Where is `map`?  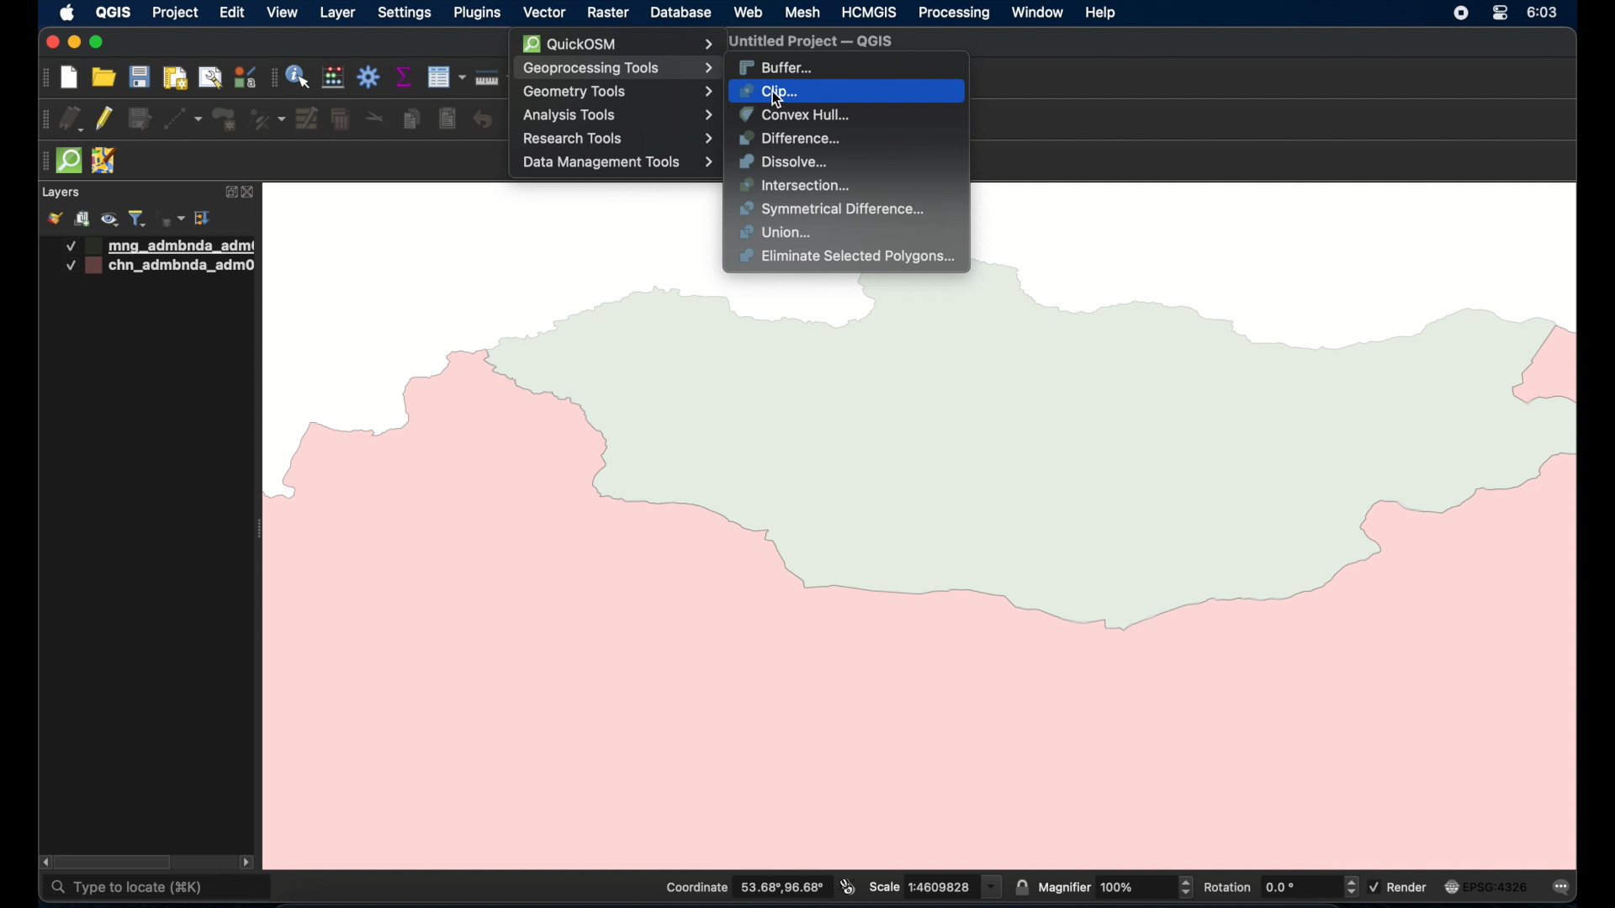 map is located at coordinates (927, 568).